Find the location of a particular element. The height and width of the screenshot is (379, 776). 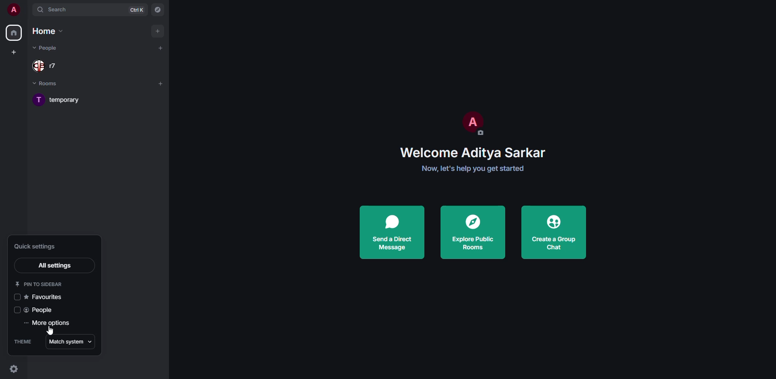

create a group chat is located at coordinates (554, 232).